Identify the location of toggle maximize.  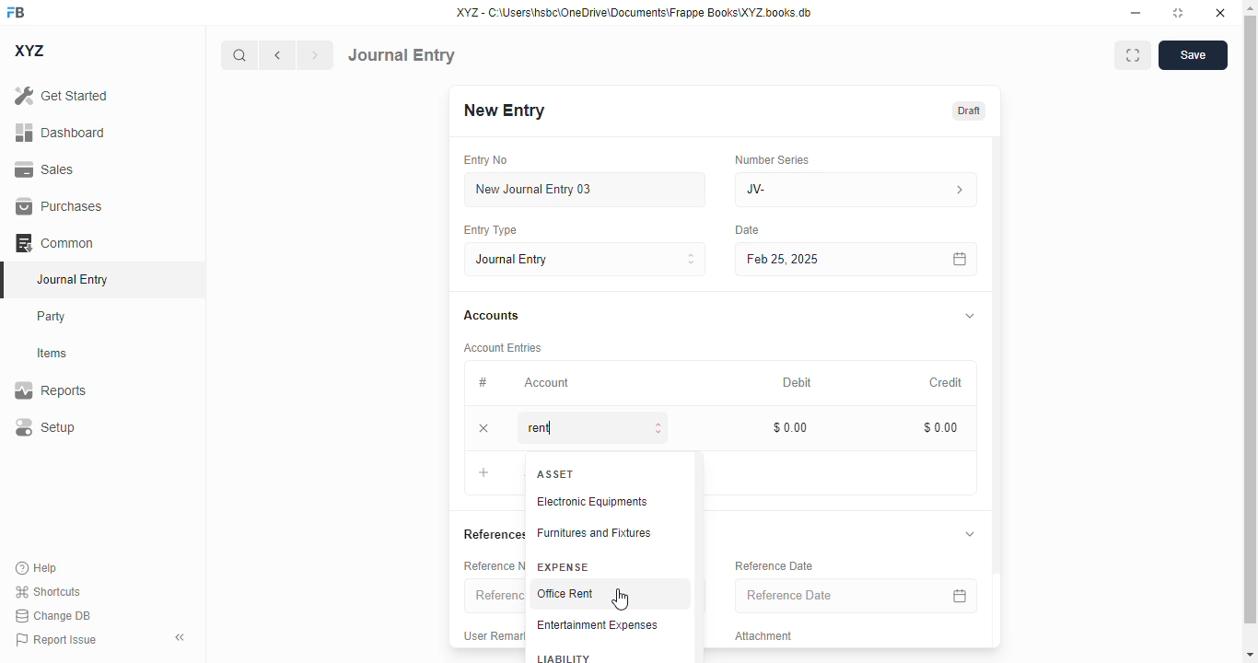
(1177, 13).